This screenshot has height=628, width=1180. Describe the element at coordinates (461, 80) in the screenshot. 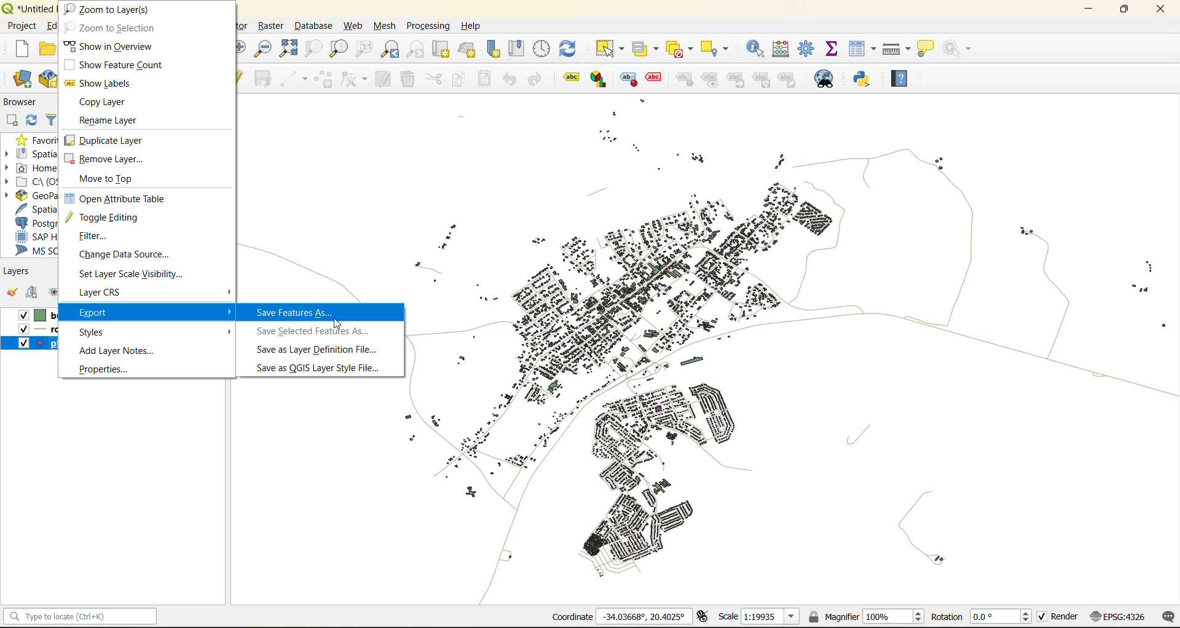

I see `copy` at that location.